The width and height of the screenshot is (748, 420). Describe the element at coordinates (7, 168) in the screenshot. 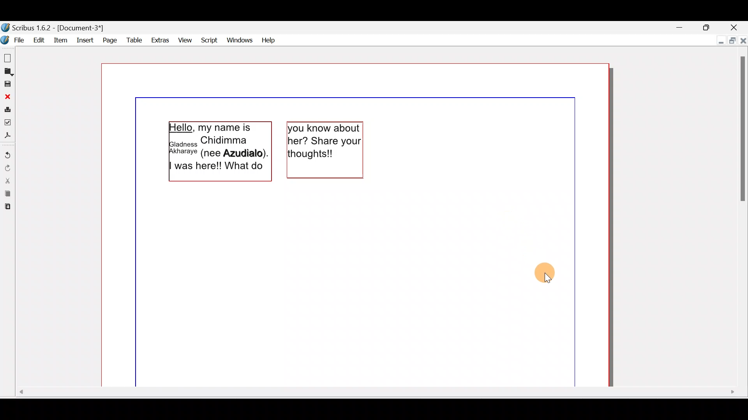

I see `Redo` at that location.